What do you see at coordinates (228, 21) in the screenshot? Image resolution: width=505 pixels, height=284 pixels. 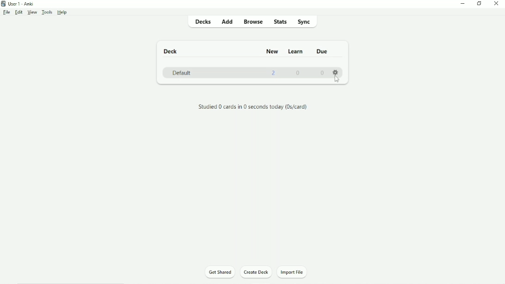 I see `Add` at bounding box center [228, 21].